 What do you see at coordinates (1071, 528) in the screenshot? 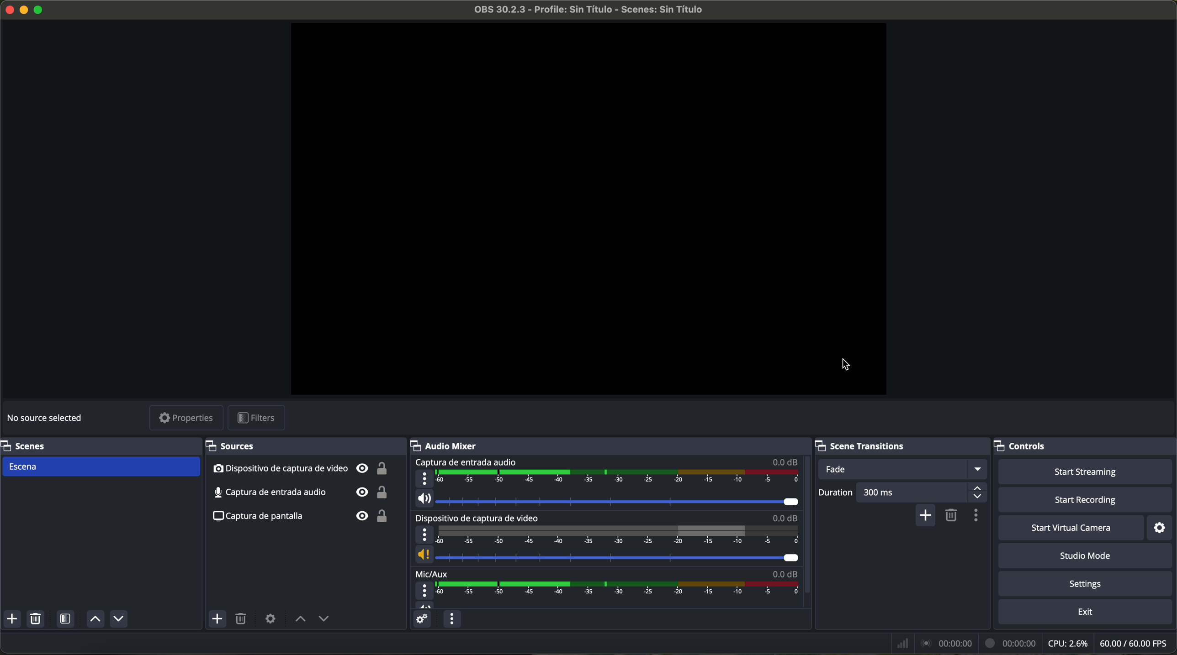
I see `start virtual camera` at bounding box center [1071, 528].